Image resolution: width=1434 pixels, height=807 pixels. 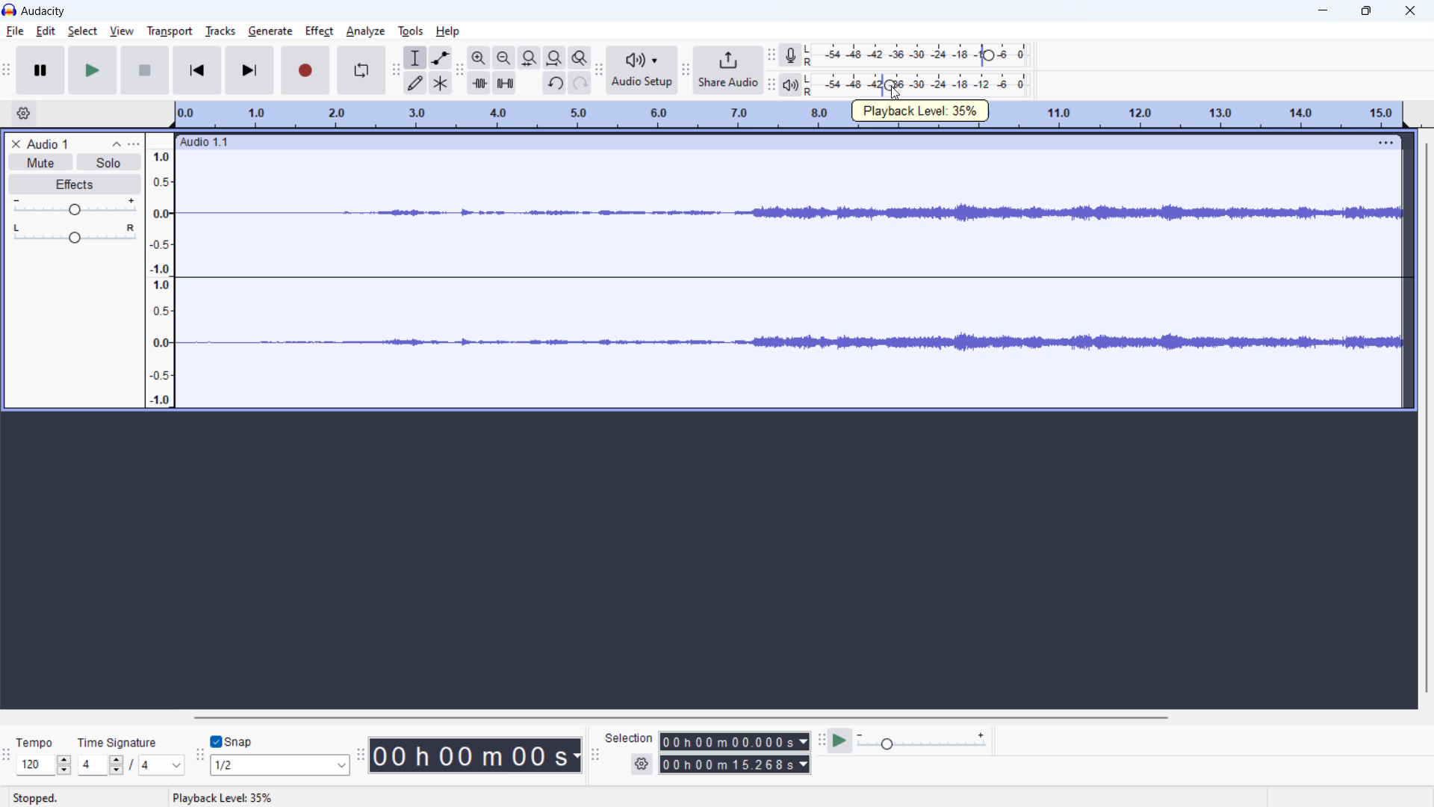 I want to click on play, so click(x=93, y=69).